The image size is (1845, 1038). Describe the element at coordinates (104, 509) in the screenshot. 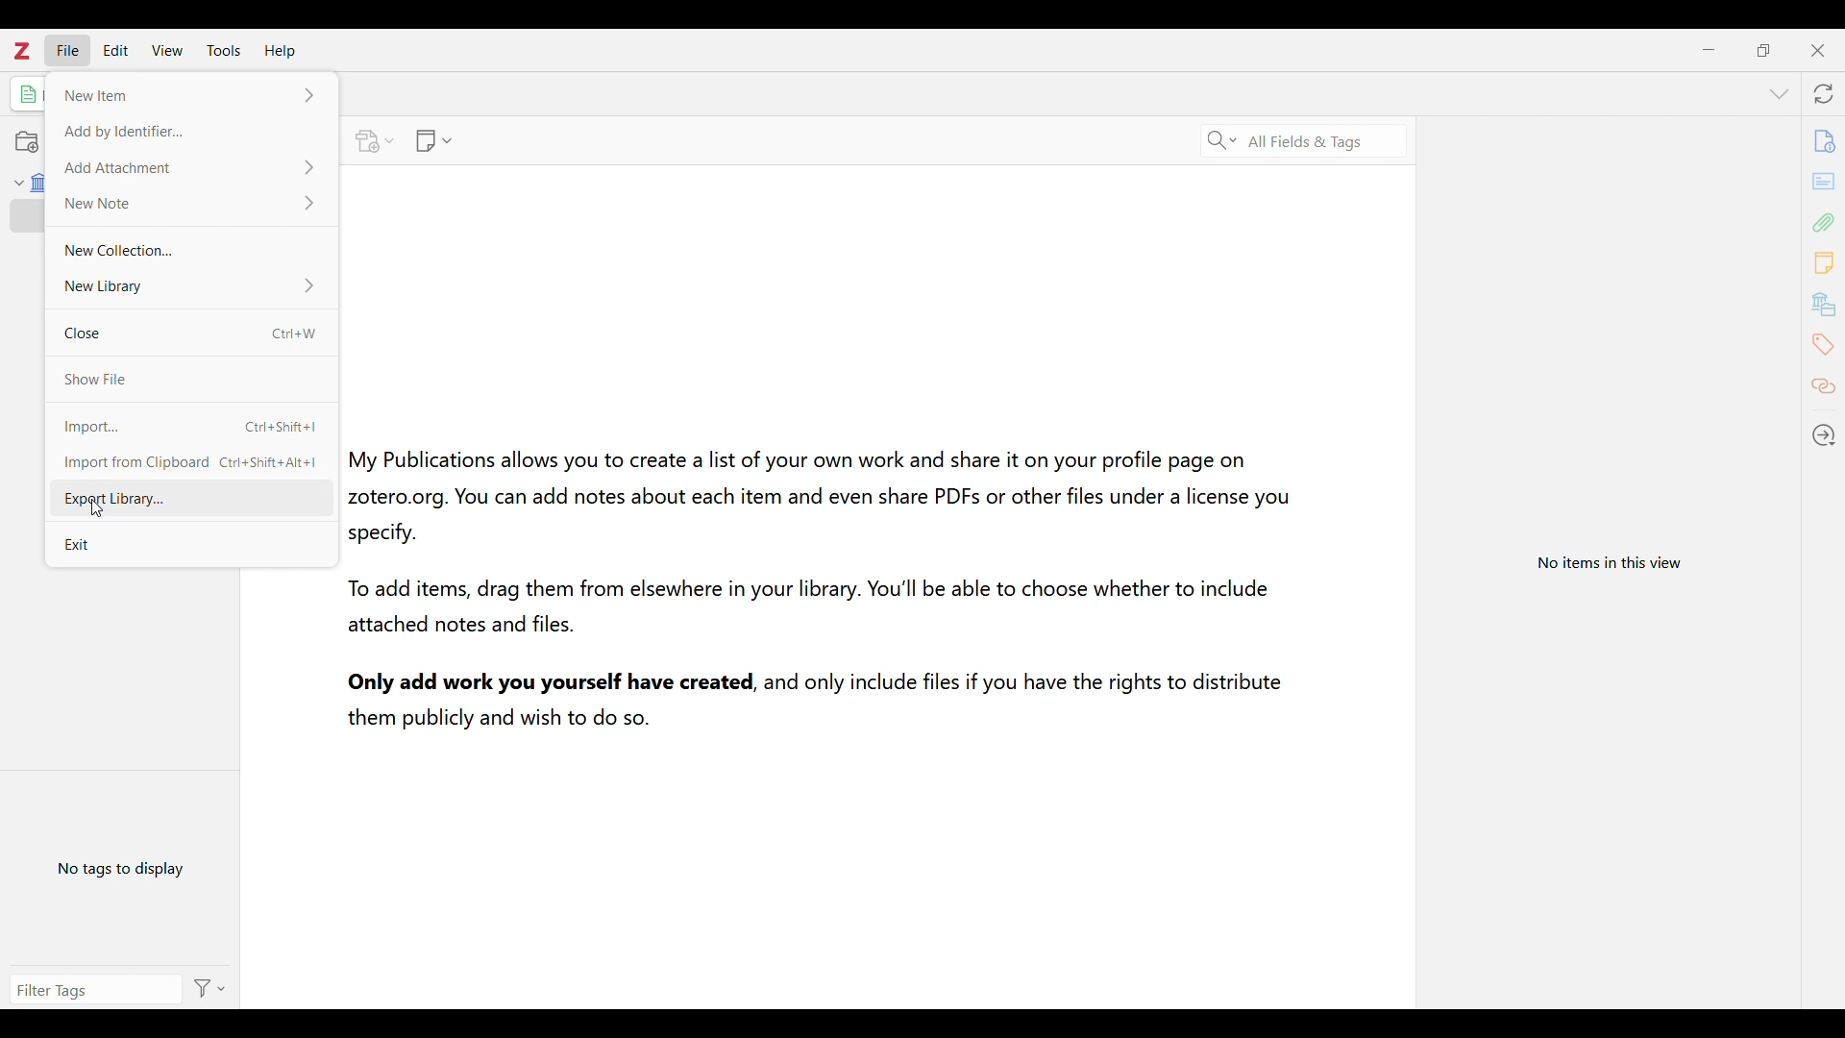

I see `Cursor` at that location.